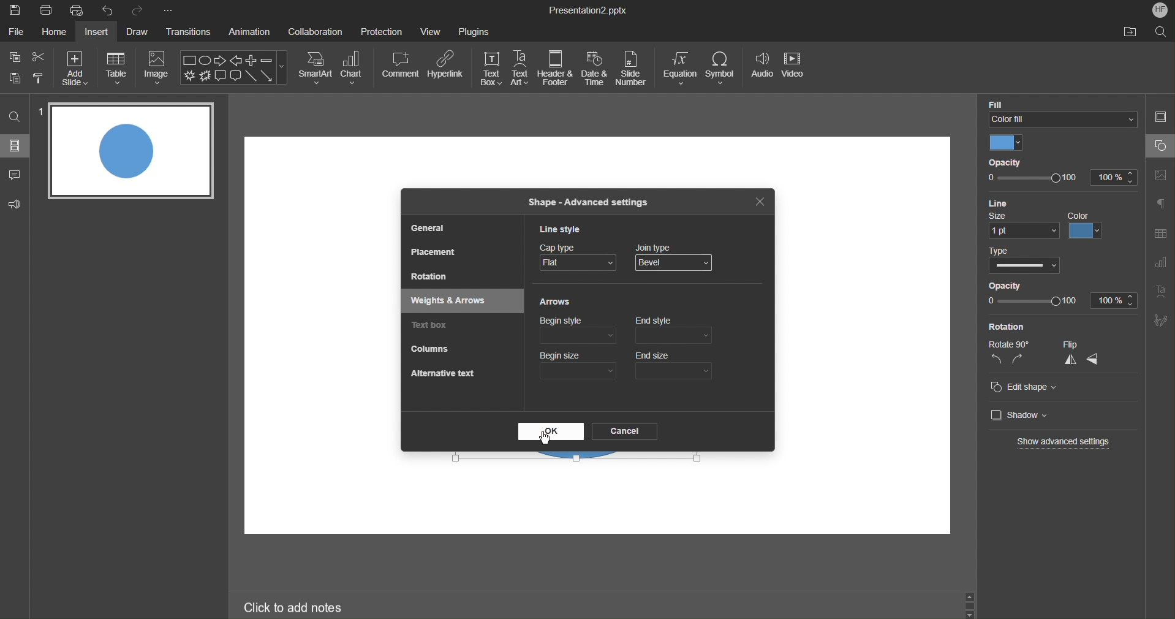  I want to click on Begin size, so click(578, 365).